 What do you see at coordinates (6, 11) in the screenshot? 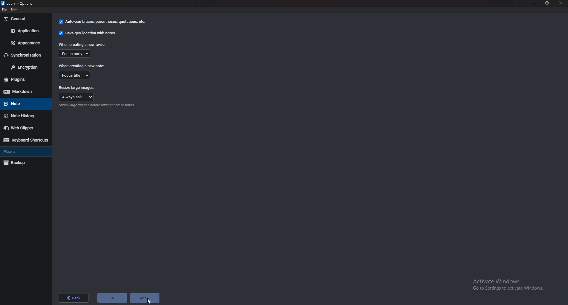
I see `file` at bounding box center [6, 11].